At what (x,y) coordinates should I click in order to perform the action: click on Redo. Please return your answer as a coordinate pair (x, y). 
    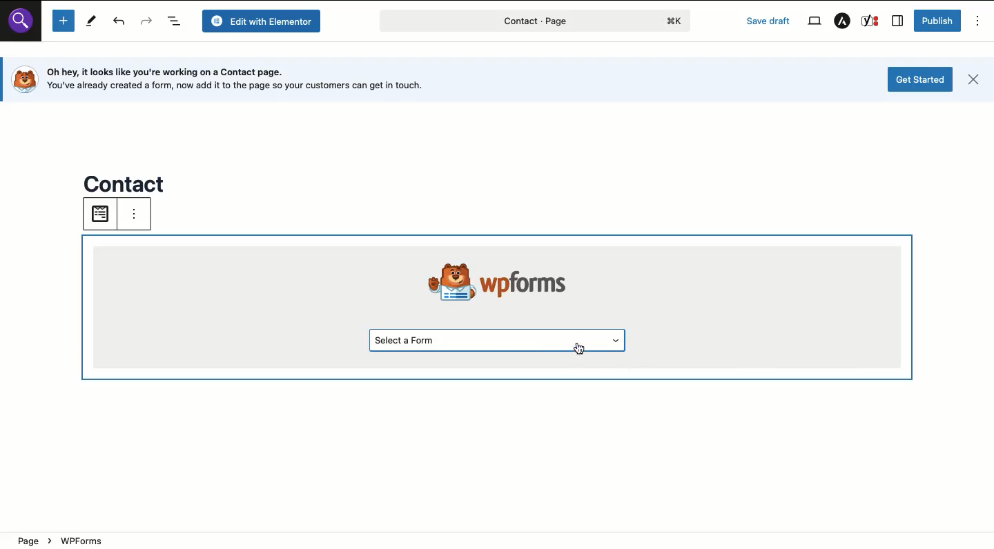
    Looking at the image, I should click on (147, 22).